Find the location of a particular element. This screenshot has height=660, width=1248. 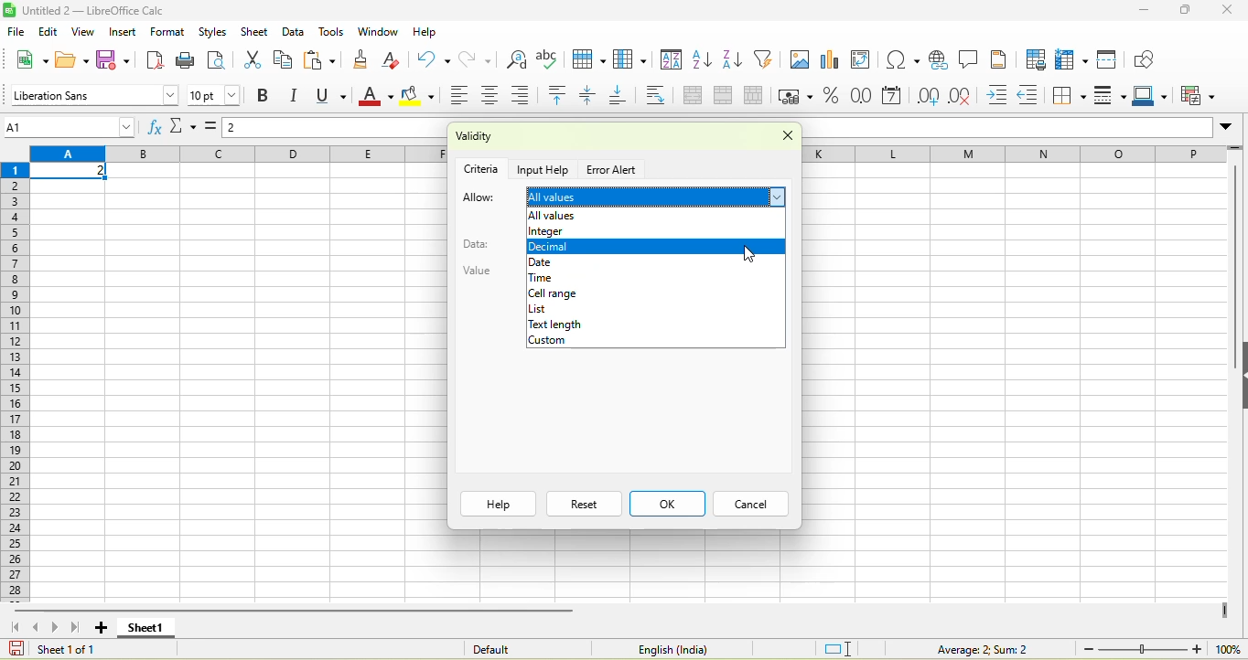

file is located at coordinates (15, 31).